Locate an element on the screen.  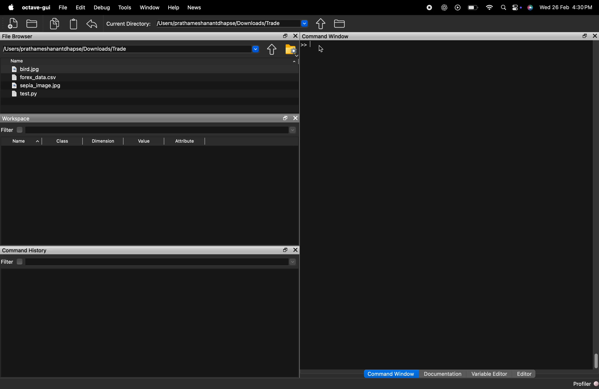
close is located at coordinates (594, 36).